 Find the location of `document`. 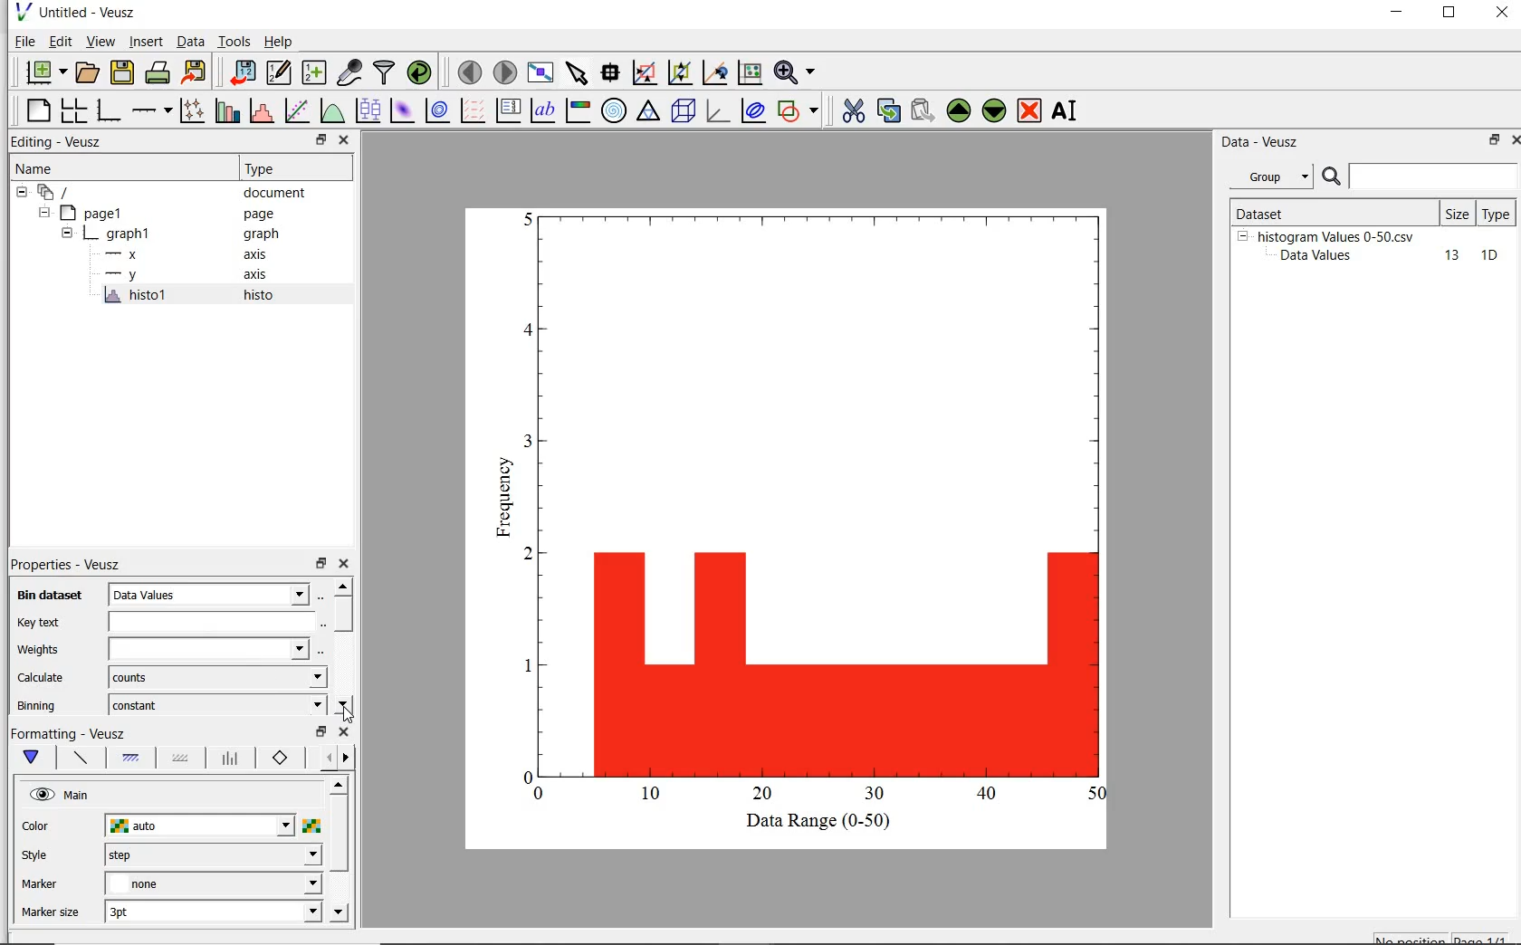

document is located at coordinates (275, 195).